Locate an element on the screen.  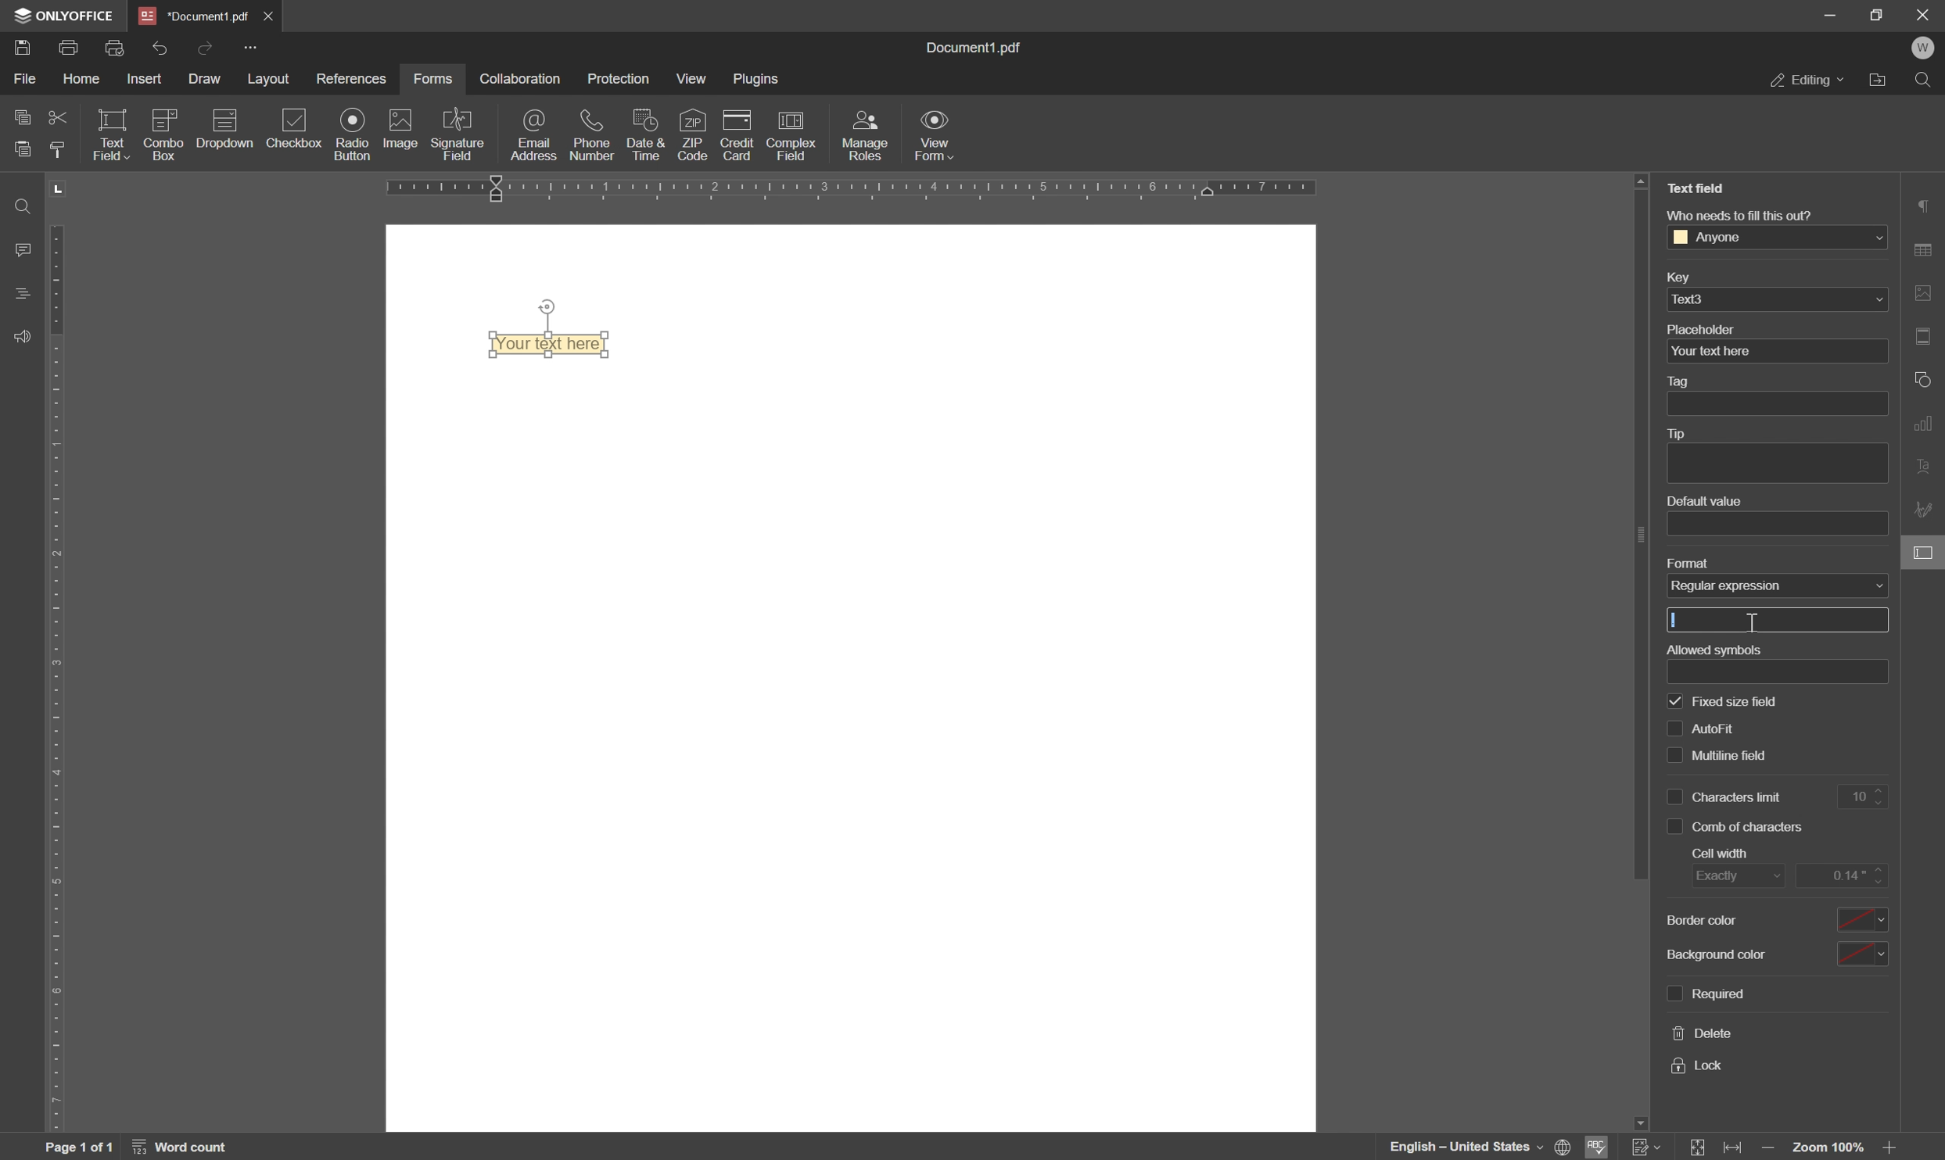
email address is located at coordinates (537, 137).